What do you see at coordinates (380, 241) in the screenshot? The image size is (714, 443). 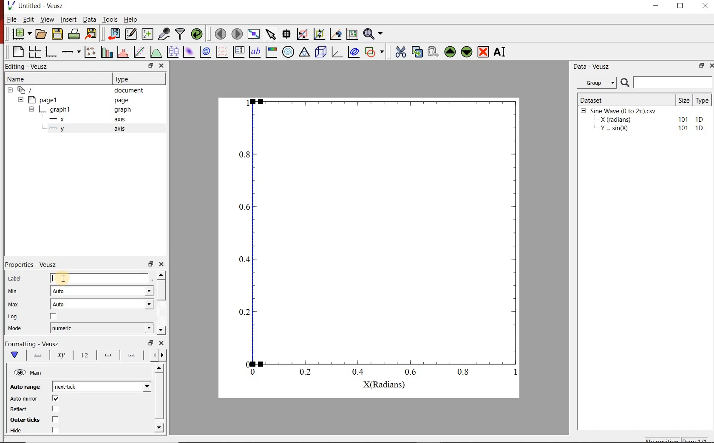 I see `BS —
0.8
0.6
0.4
0.2
0 0.2 0.4 0.6 0.8 1` at bounding box center [380, 241].